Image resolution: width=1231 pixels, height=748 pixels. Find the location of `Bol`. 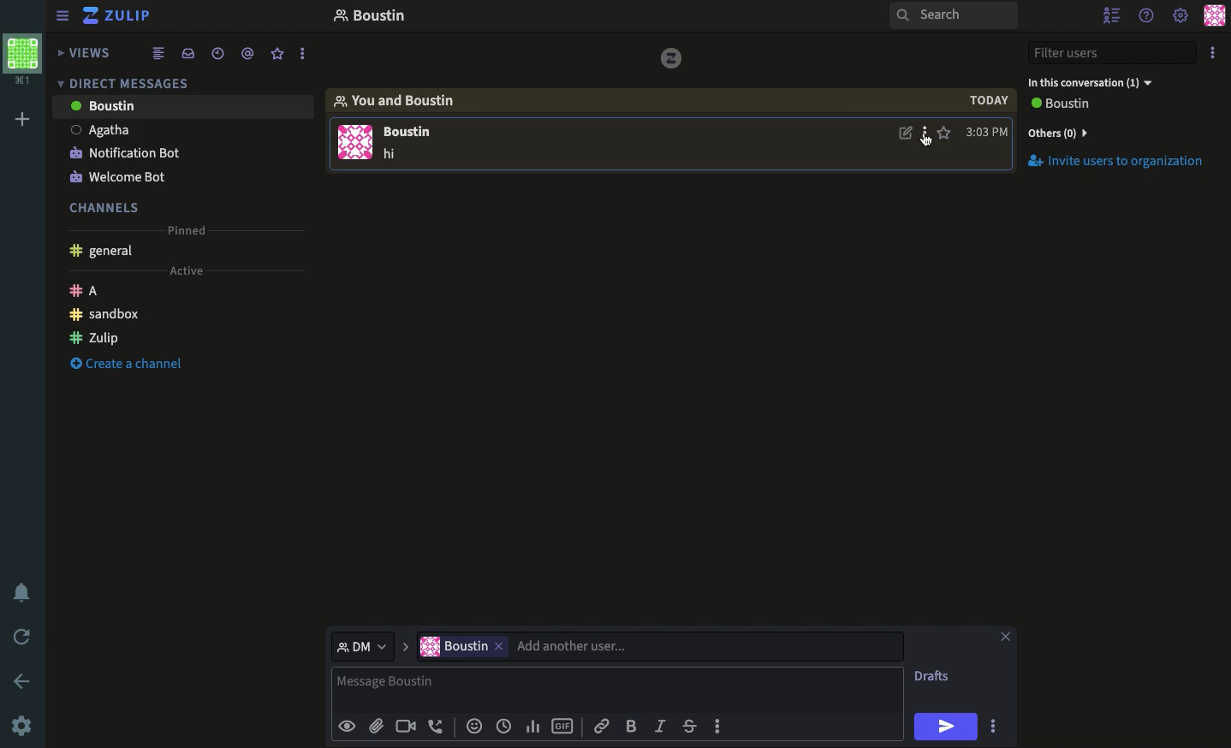

Bol is located at coordinates (634, 727).